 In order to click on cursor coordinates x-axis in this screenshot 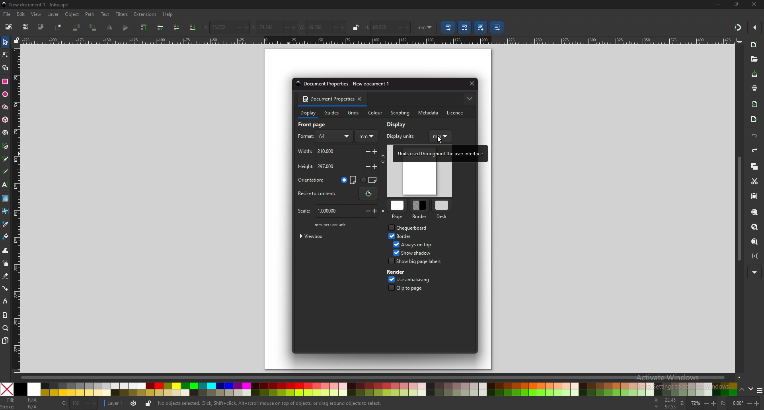, I will do `click(664, 400)`.